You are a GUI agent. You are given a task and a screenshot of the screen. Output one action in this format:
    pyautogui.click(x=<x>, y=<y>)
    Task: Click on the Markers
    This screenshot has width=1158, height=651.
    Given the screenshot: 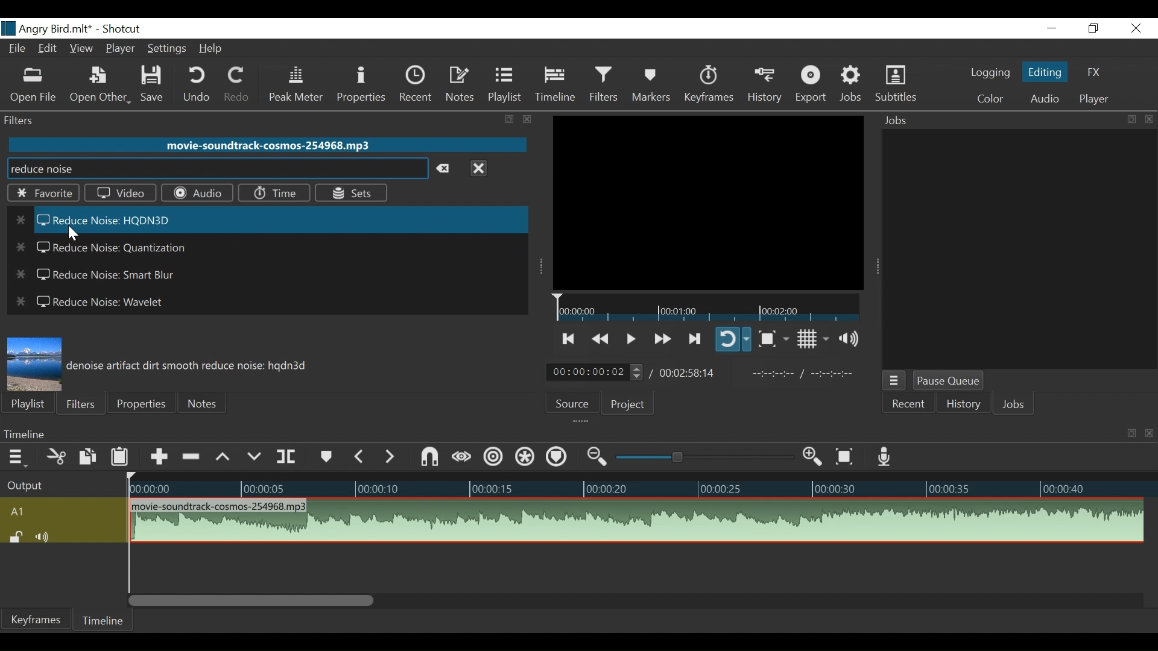 What is the action you would take?
    pyautogui.click(x=651, y=84)
    